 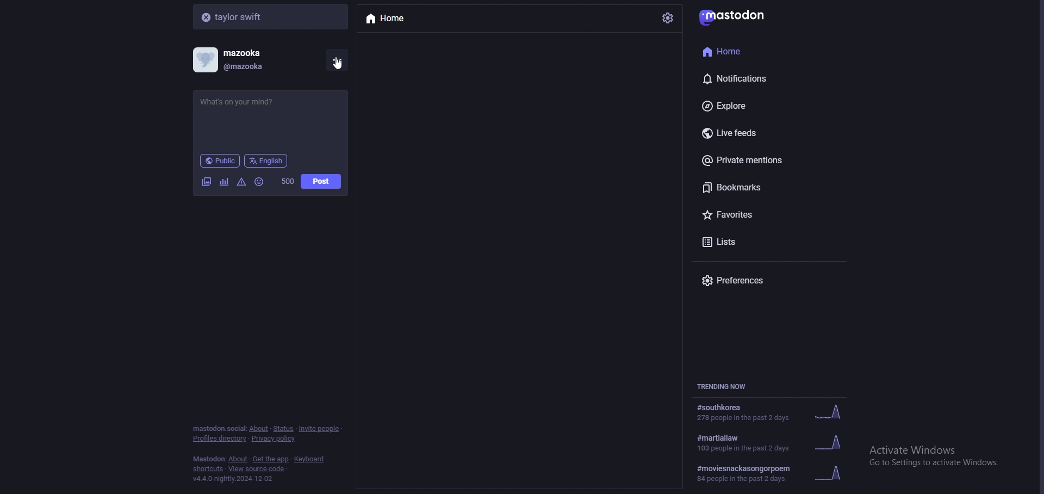 What do you see at coordinates (668, 17) in the screenshot?
I see `settings` at bounding box center [668, 17].